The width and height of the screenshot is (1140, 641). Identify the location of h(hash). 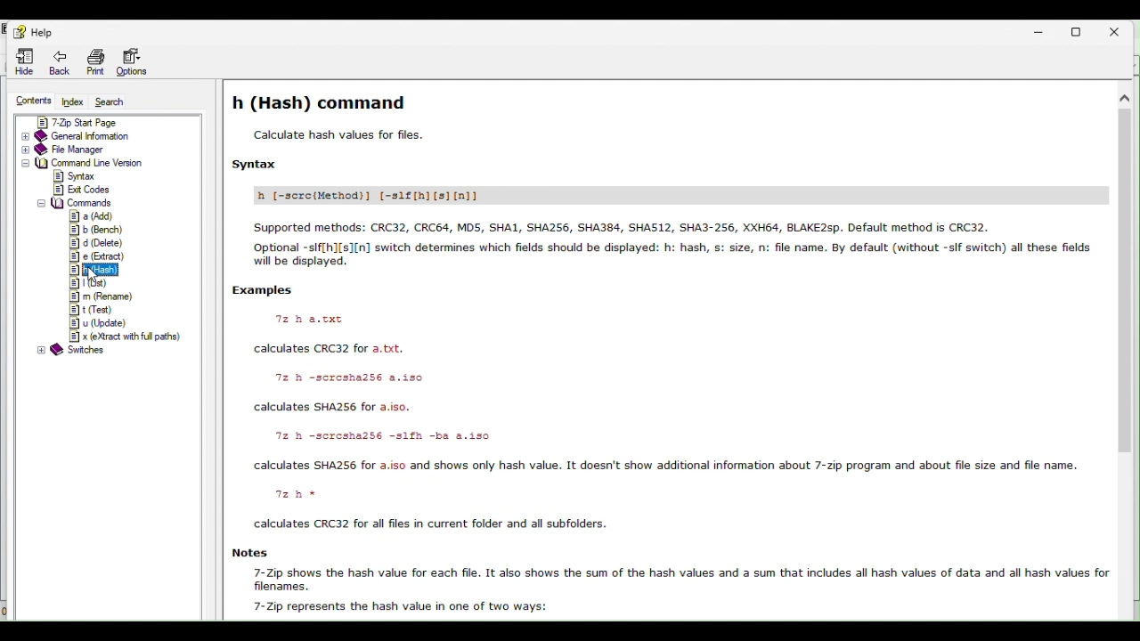
(96, 270).